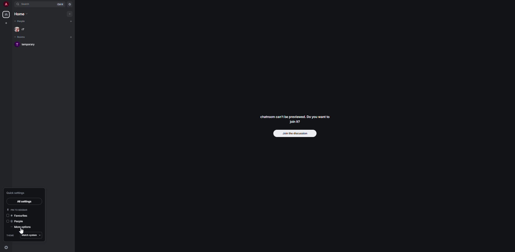 Image resolution: width=515 pixels, height=252 pixels. What do you see at coordinates (295, 133) in the screenshot?
I see `join discussion` at bounding box center [295, 133].